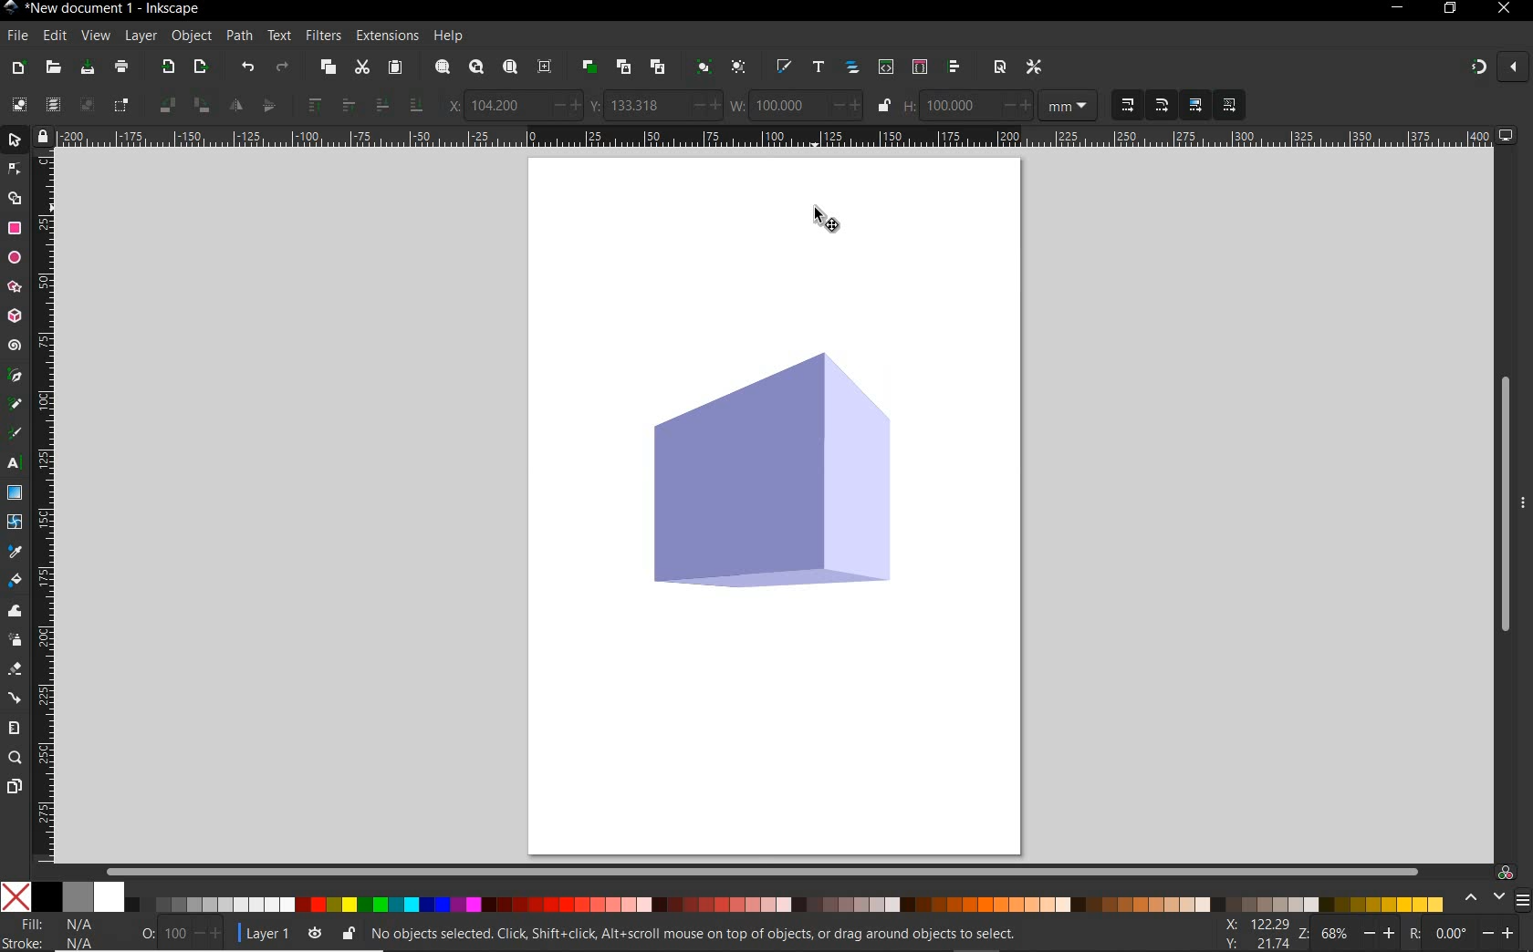  I want to click on shape builder tool, so click(17, 199).